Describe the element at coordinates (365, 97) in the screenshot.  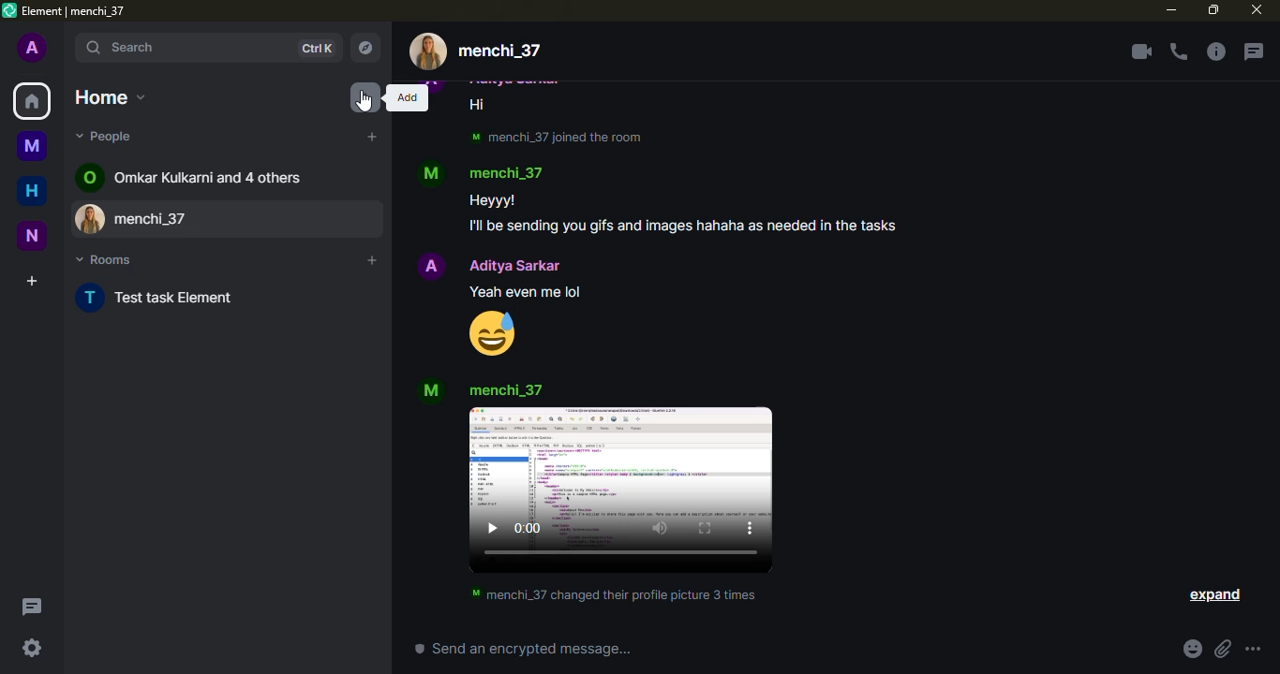
I see `add` at that location.